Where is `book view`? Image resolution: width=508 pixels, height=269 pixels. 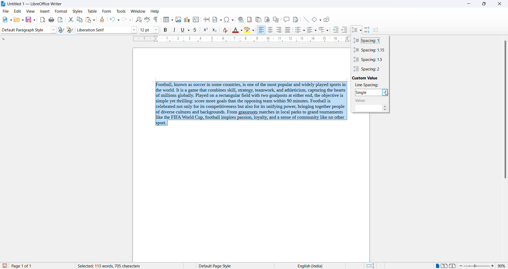
book view is located at coordinates (453, 266).